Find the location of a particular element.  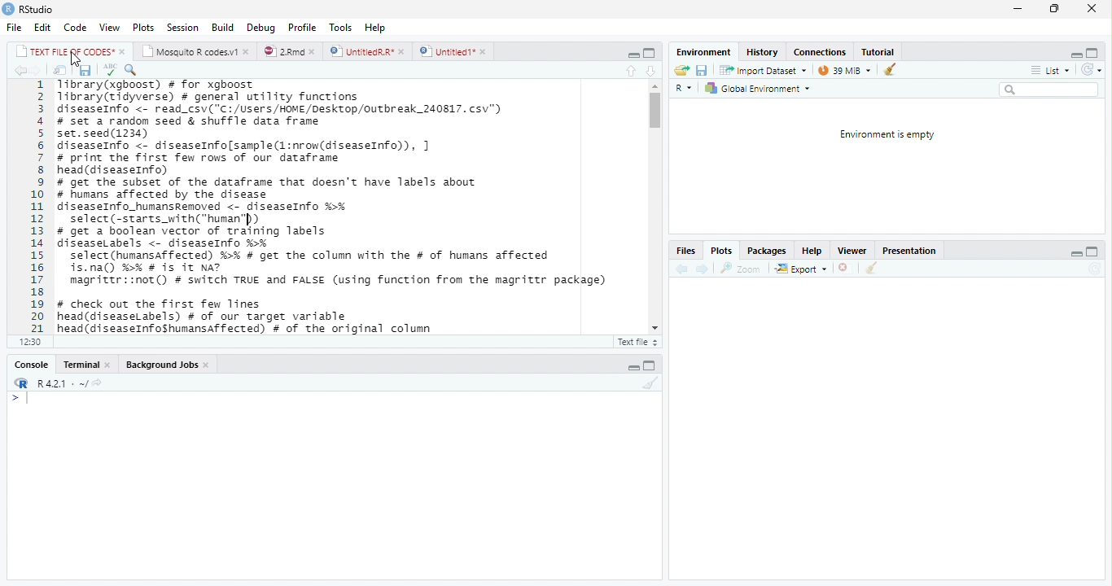

Previous is located at coordinates (680, 268).